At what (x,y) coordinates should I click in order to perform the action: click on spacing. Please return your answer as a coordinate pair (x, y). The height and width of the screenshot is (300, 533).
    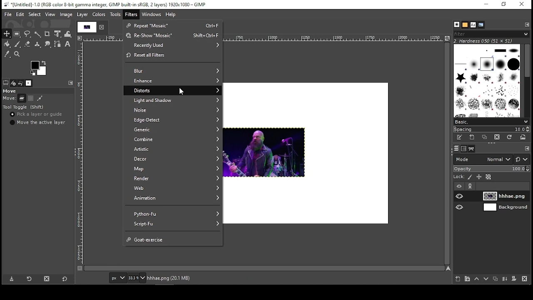
    Looking at the image, I should click on (491, 129).